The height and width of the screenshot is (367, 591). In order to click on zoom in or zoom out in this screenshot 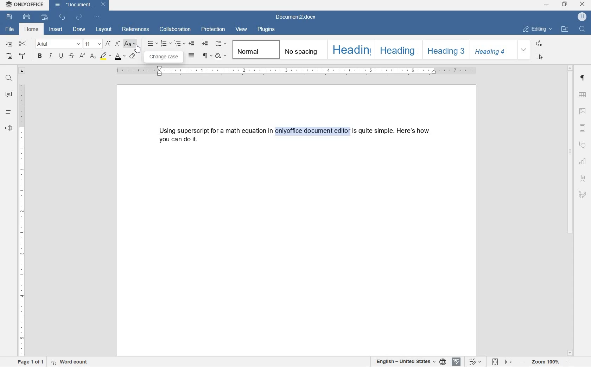, I will do `click(546, 362)`.